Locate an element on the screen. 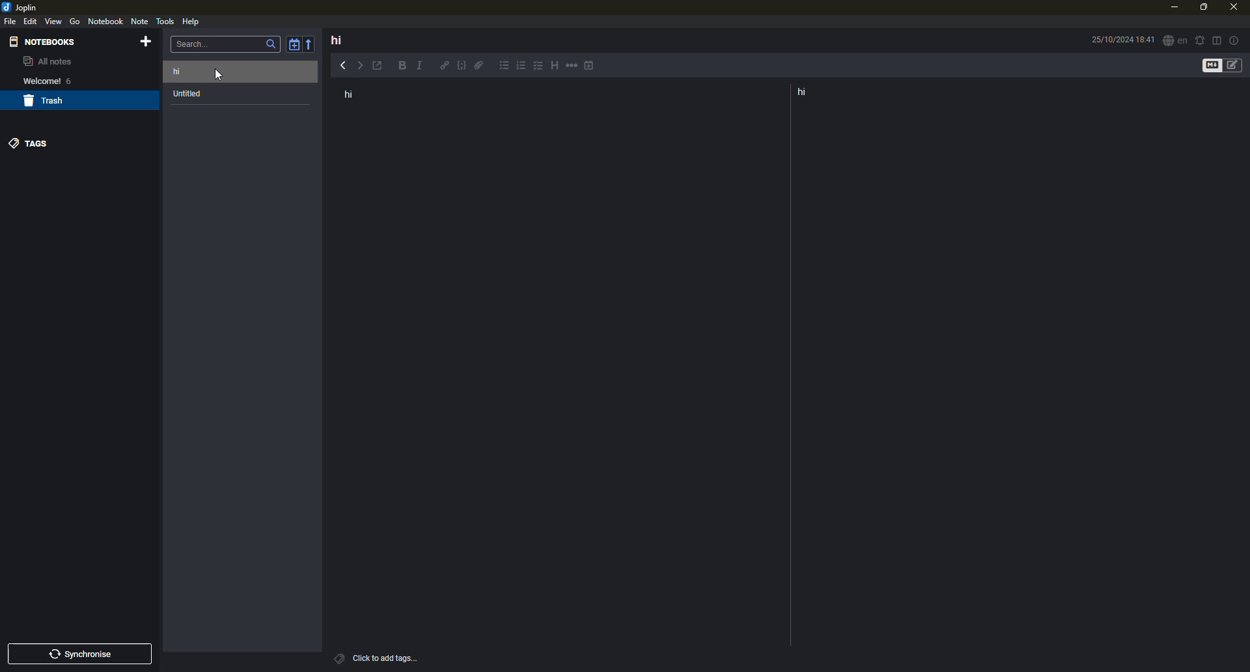 This screenshot has width=1250, height=672. maximize is located at coordinates (1202, 8).